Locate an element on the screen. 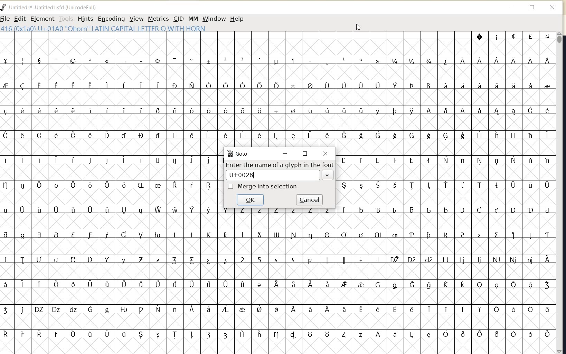 The height and width of the screenshot is (354, 566). U+0026 is located at coordinates (246, 175).